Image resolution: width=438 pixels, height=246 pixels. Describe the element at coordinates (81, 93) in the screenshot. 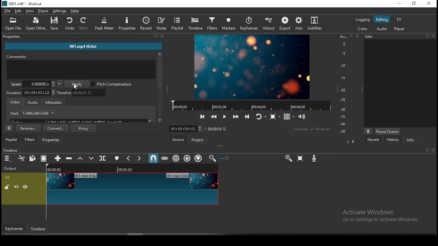

I see `timeline` at that location.